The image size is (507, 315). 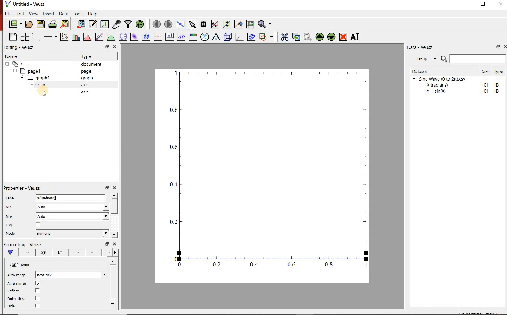 I want to click on Close, so click(x=115, y=187).